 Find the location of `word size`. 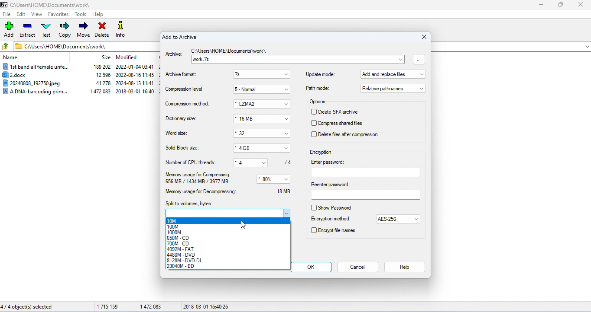

word size is located at coordinates (178, 134).